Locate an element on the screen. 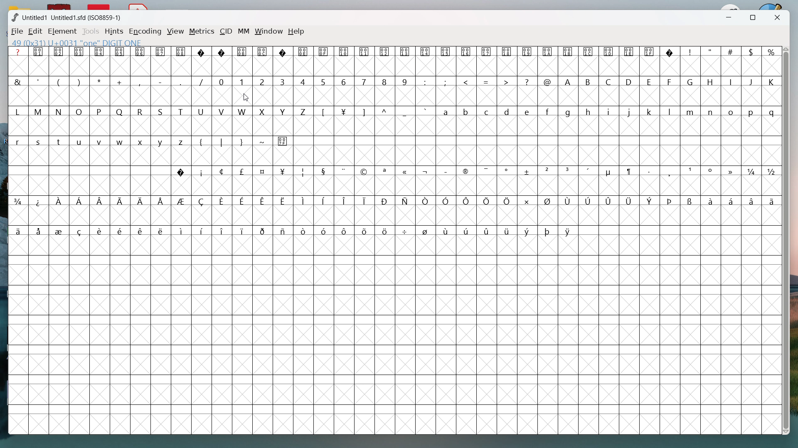 This screenshot has width=798, height=448. symbol is located at coordinates (466, 51).